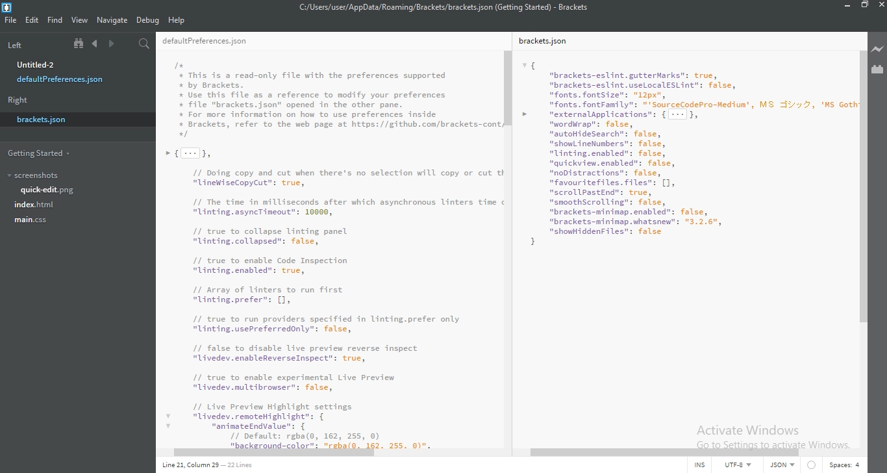 The image size is (887, 473). I want to click on previous document, so click(95, 44).